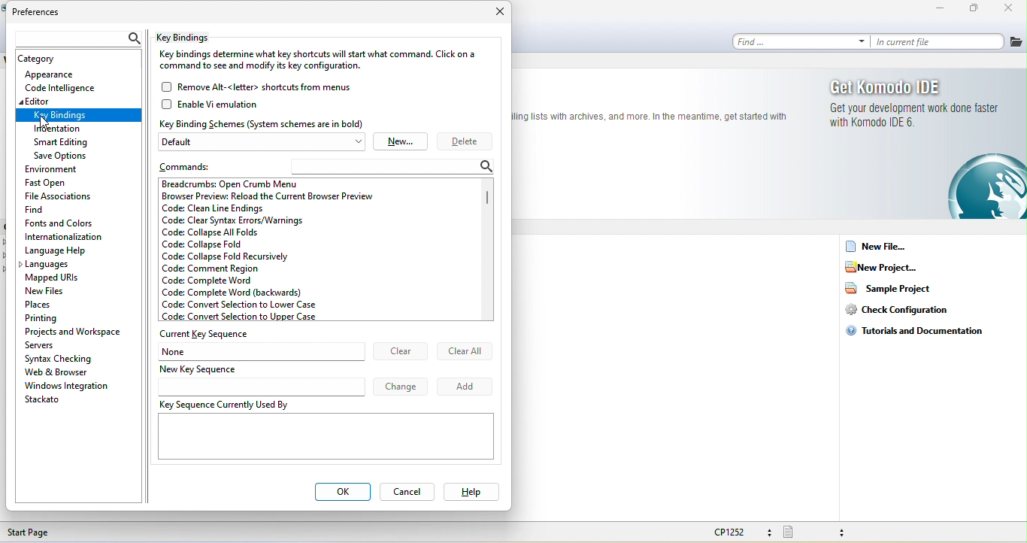 The width and height of the screenshot is (1027, 543). I want to click on search bar, so click(395, 167).